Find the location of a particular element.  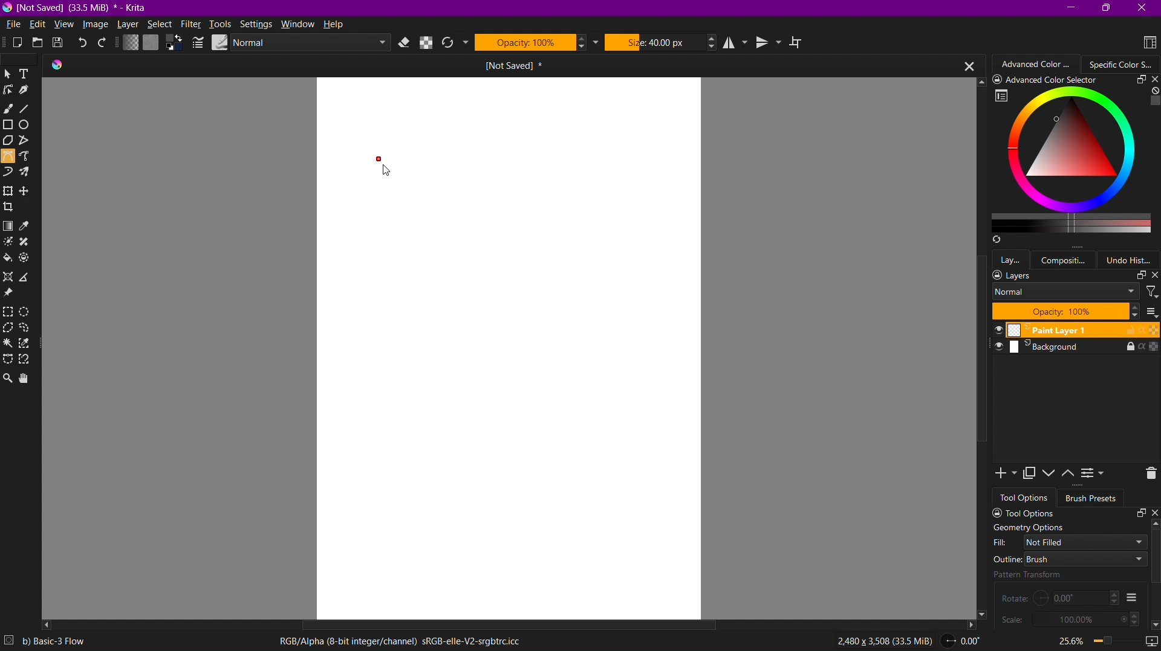

Transform a layer or selection is located at coordinates (7, 191).